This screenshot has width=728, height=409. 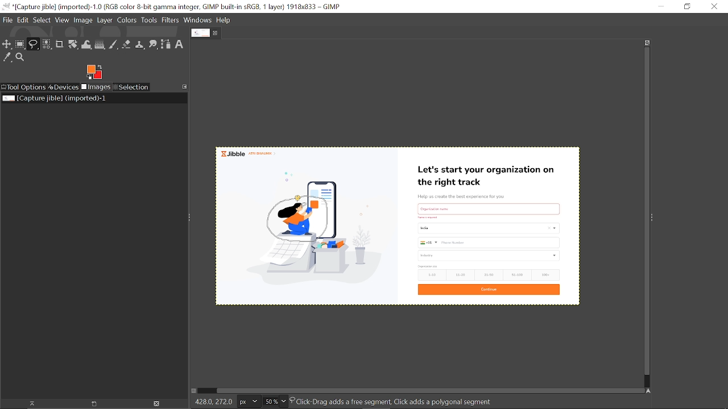 What do you see at coordinates (284, 401) in the screenshot?
I see `Zoom options` at bounding box center [284, 401].